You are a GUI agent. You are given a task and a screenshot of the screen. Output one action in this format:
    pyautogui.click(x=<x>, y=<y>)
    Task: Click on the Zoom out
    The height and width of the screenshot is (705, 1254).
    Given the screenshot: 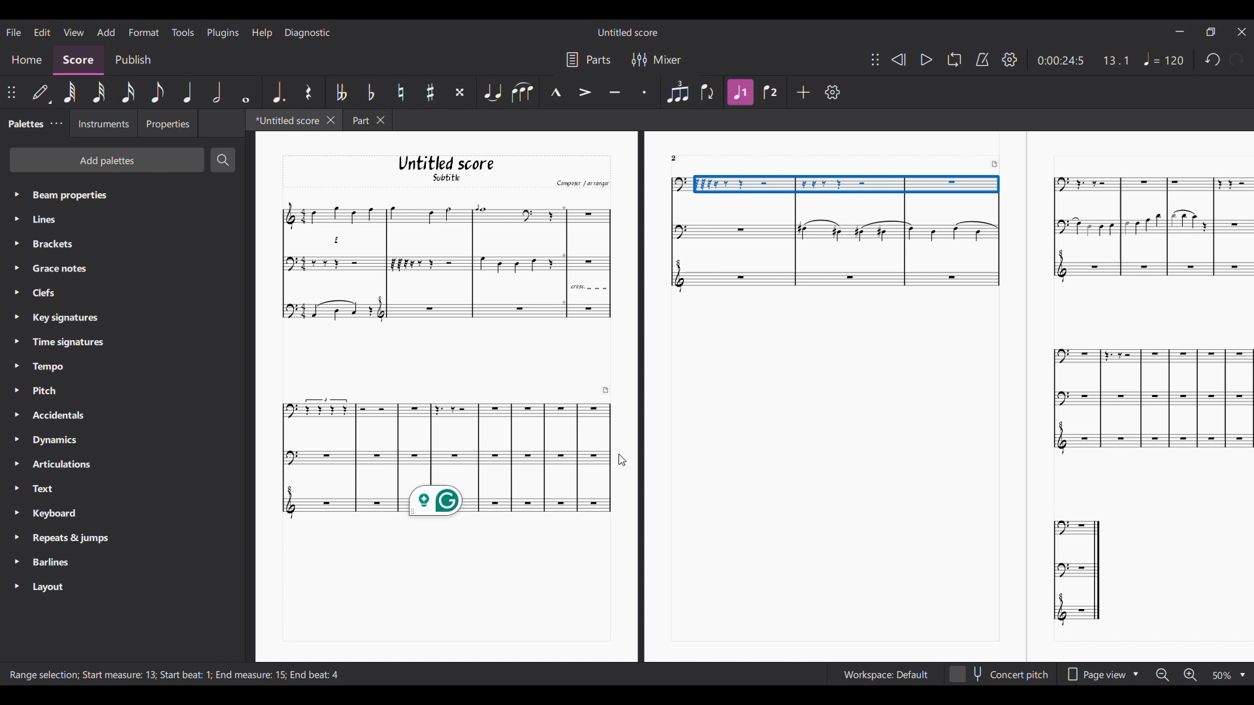 What is the action you would take?
    pyautogui.click(x=1161, y=674)
    